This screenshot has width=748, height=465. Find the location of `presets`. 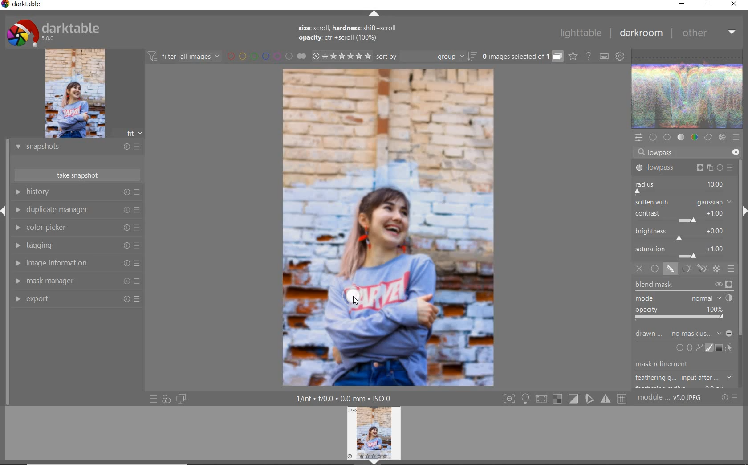

presets is located at coordinates (736, 137).